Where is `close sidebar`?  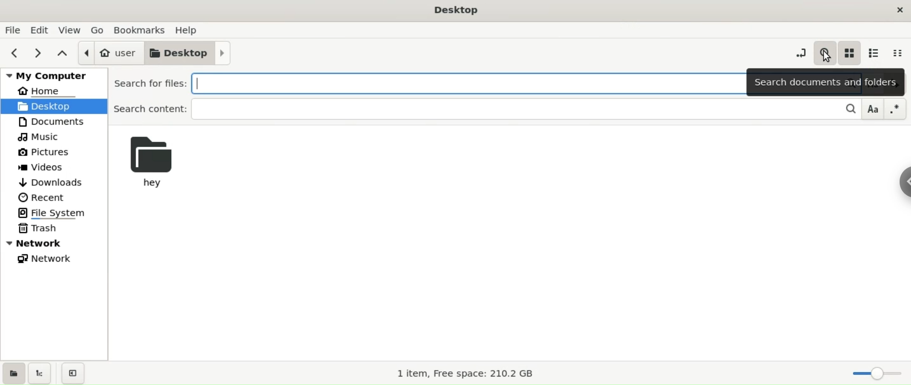
close sidebar is located at coordinates (72, 374).